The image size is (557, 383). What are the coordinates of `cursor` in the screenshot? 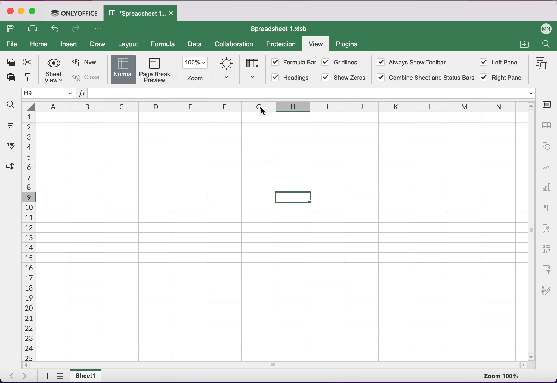 It's located at (264, 112).